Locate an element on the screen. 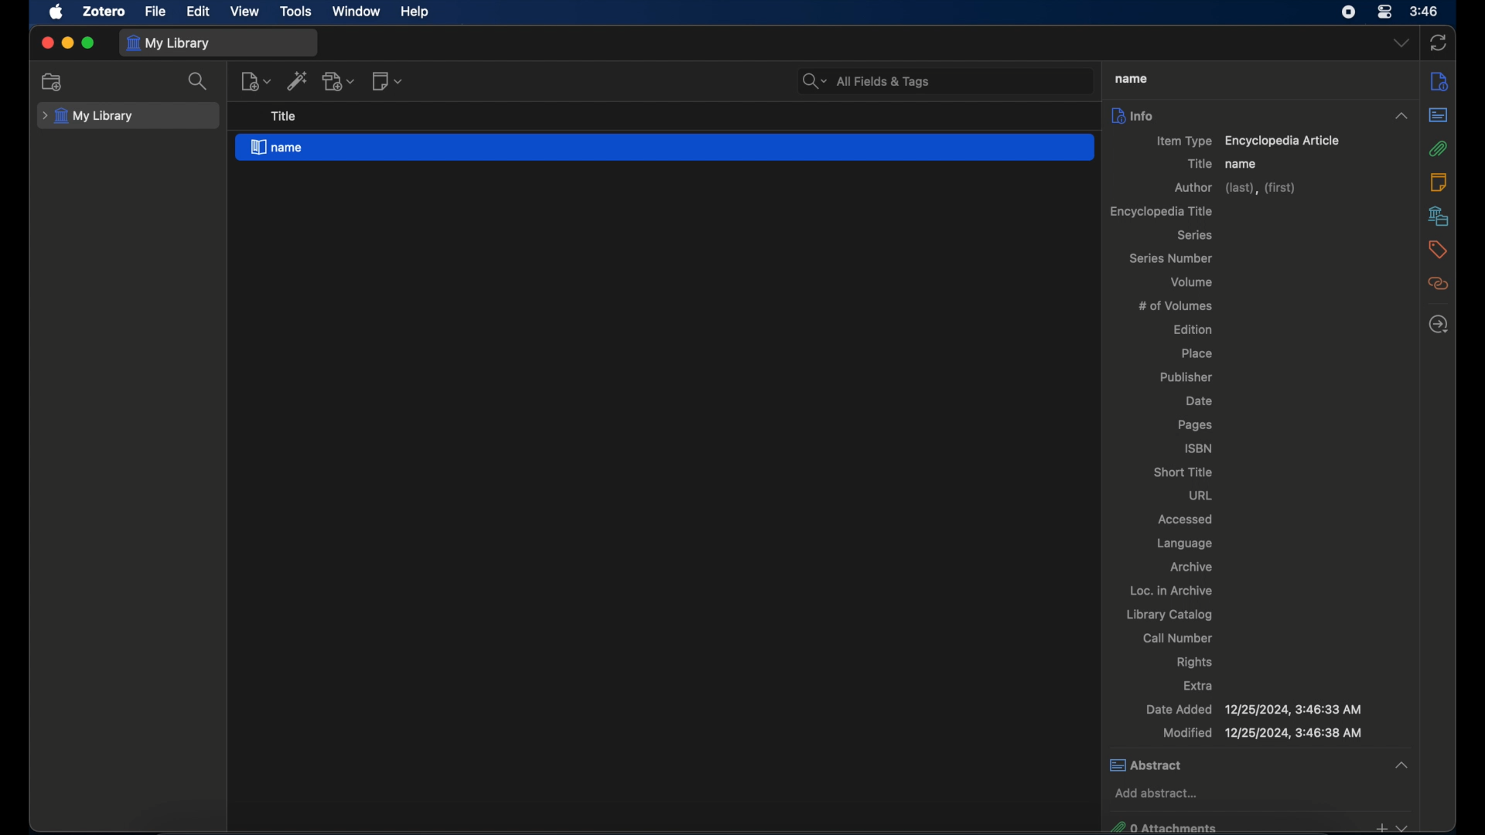 This screenshot has height=835, width=1485. call number is located at coordinates (1179, 638).